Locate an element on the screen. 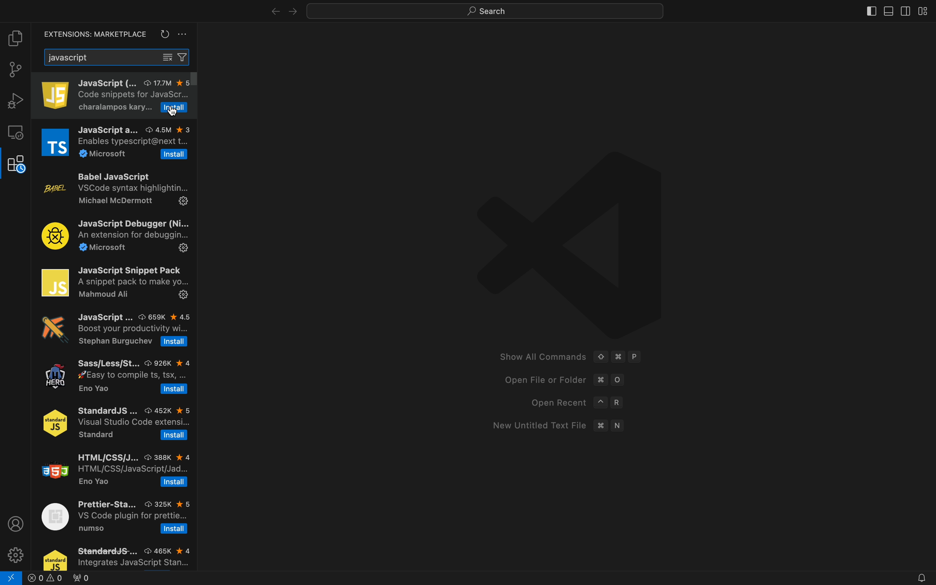  Prettier-Sta... 325K % 5
VS Code plugin for prettie...
numso [Install is located at coordinates (114, 515).